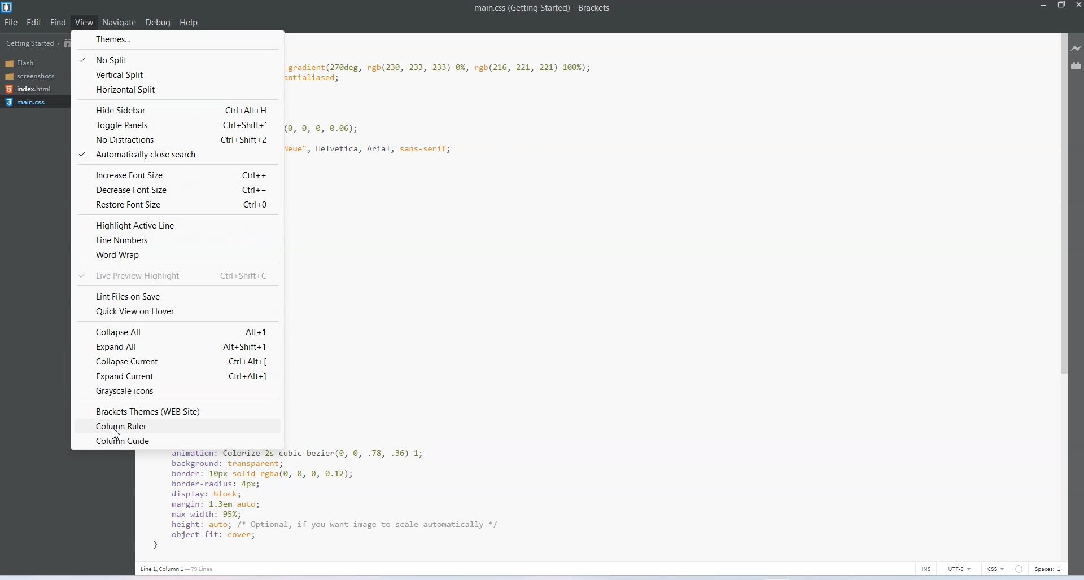 Image resolution: width=1084 pixels, height=580 pixels. Describe the element at coordinates (1019, 568) in the screenshot. I see `errors` at that location.